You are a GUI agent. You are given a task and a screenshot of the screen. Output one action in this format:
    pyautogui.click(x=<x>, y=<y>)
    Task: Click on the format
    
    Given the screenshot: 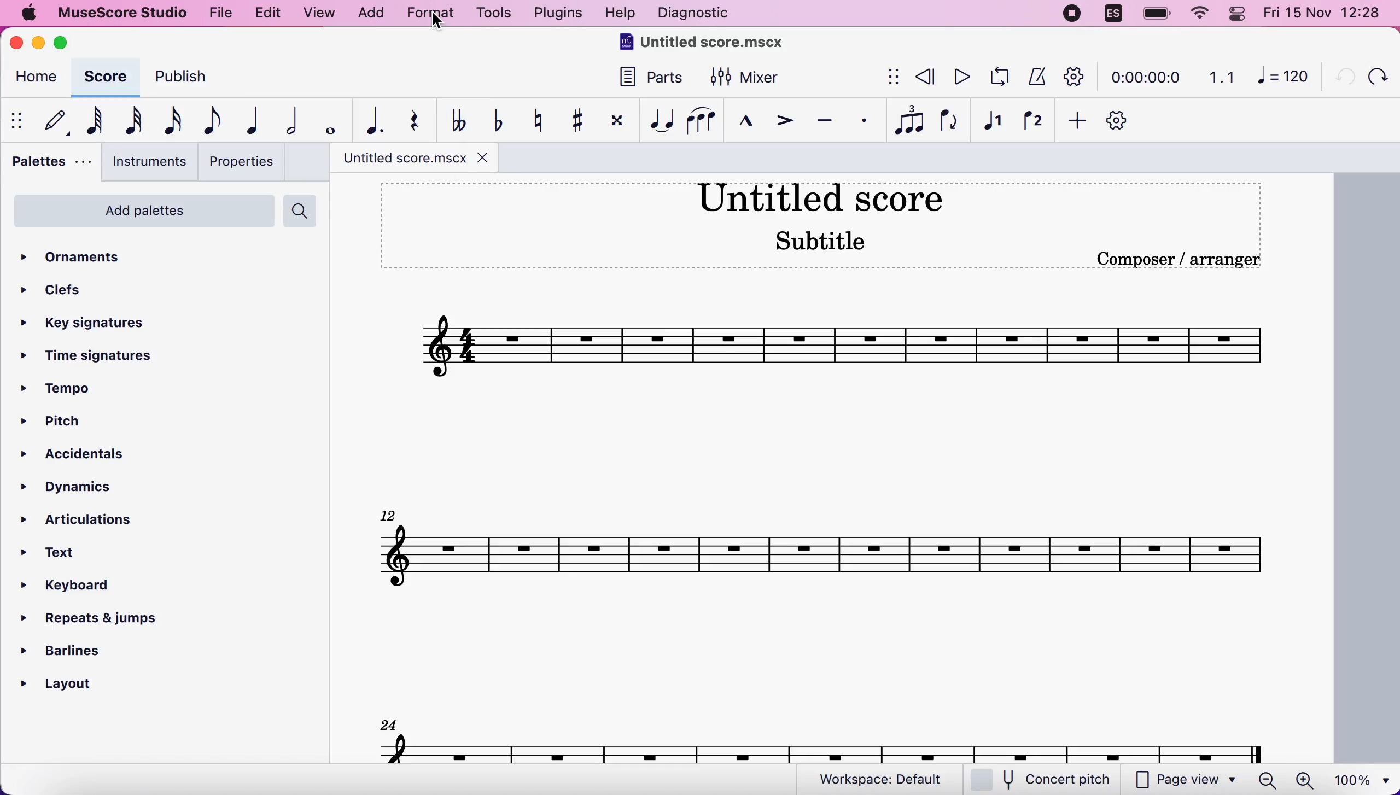 What is the action you would take?
    pyautogui.click(x=430, y=15)
    